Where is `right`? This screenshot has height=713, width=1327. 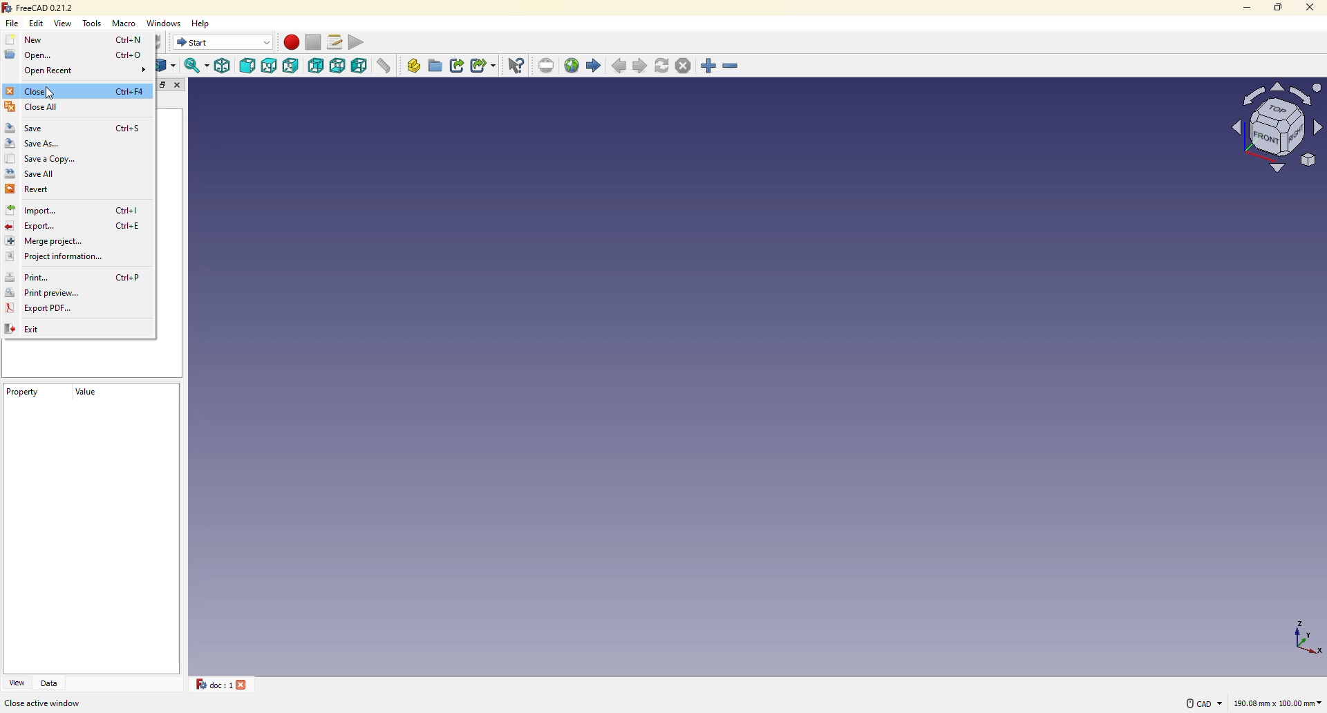 right is located at coordinates (292, 66).